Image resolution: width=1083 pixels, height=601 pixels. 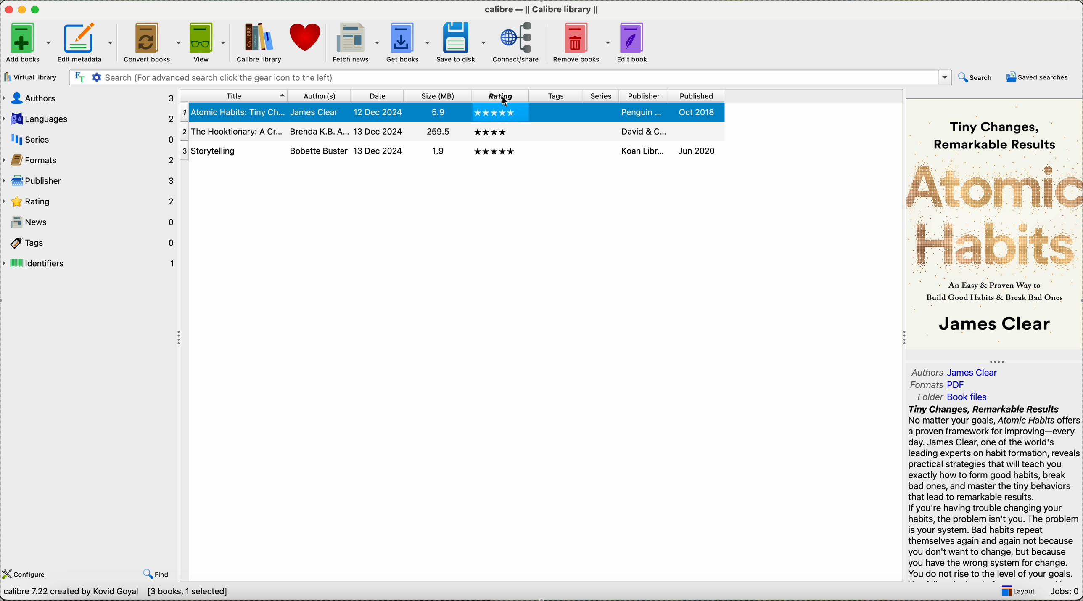 I want to click on series, so click(x=602, y=130).